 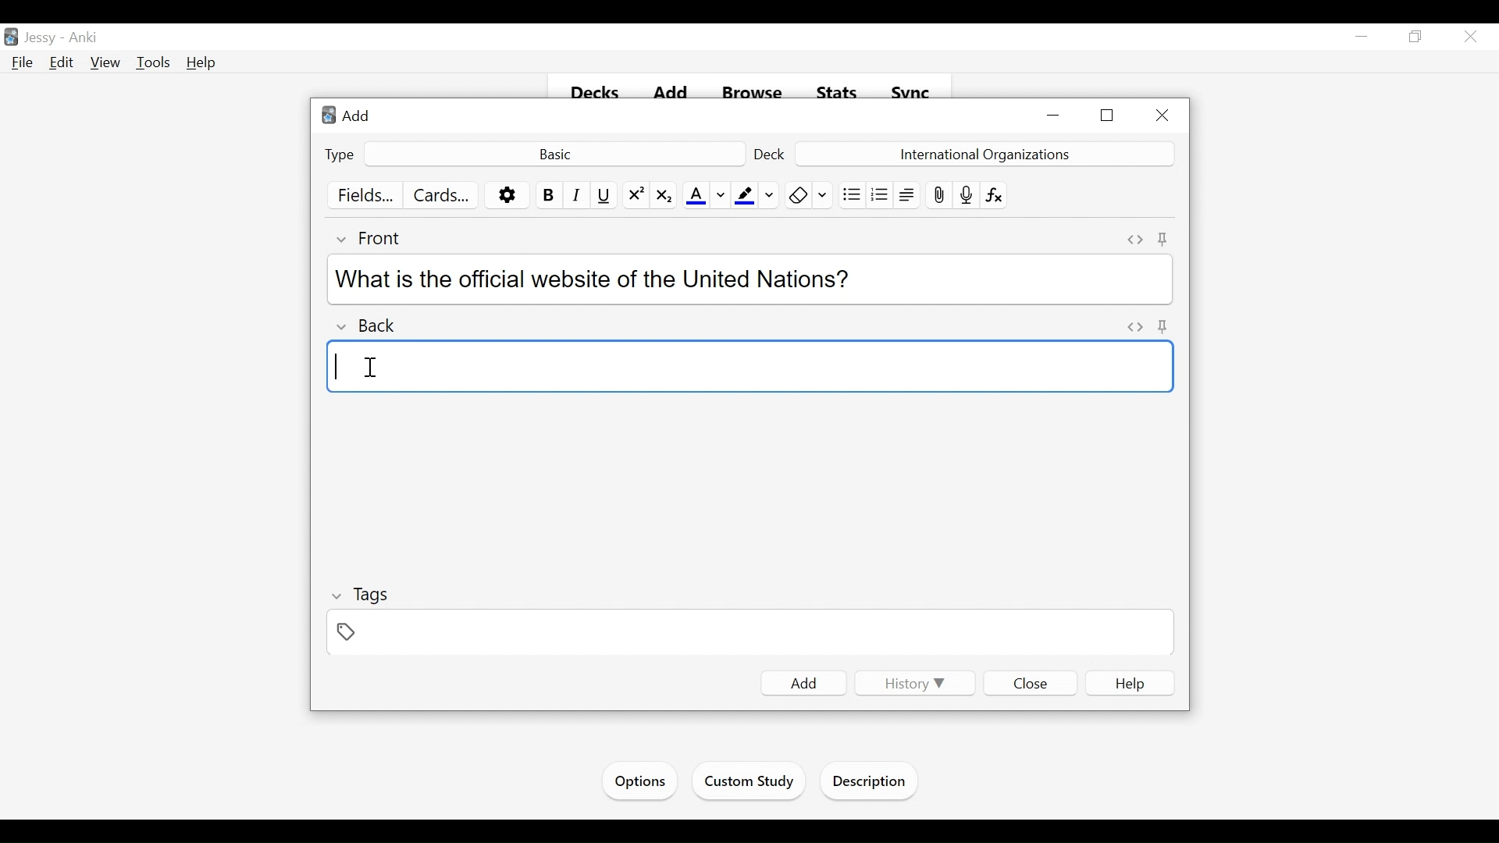 What do you see at coordinates (634, 195) in the screenshot?
I see `Superscript` at bounding box center [634, 195].